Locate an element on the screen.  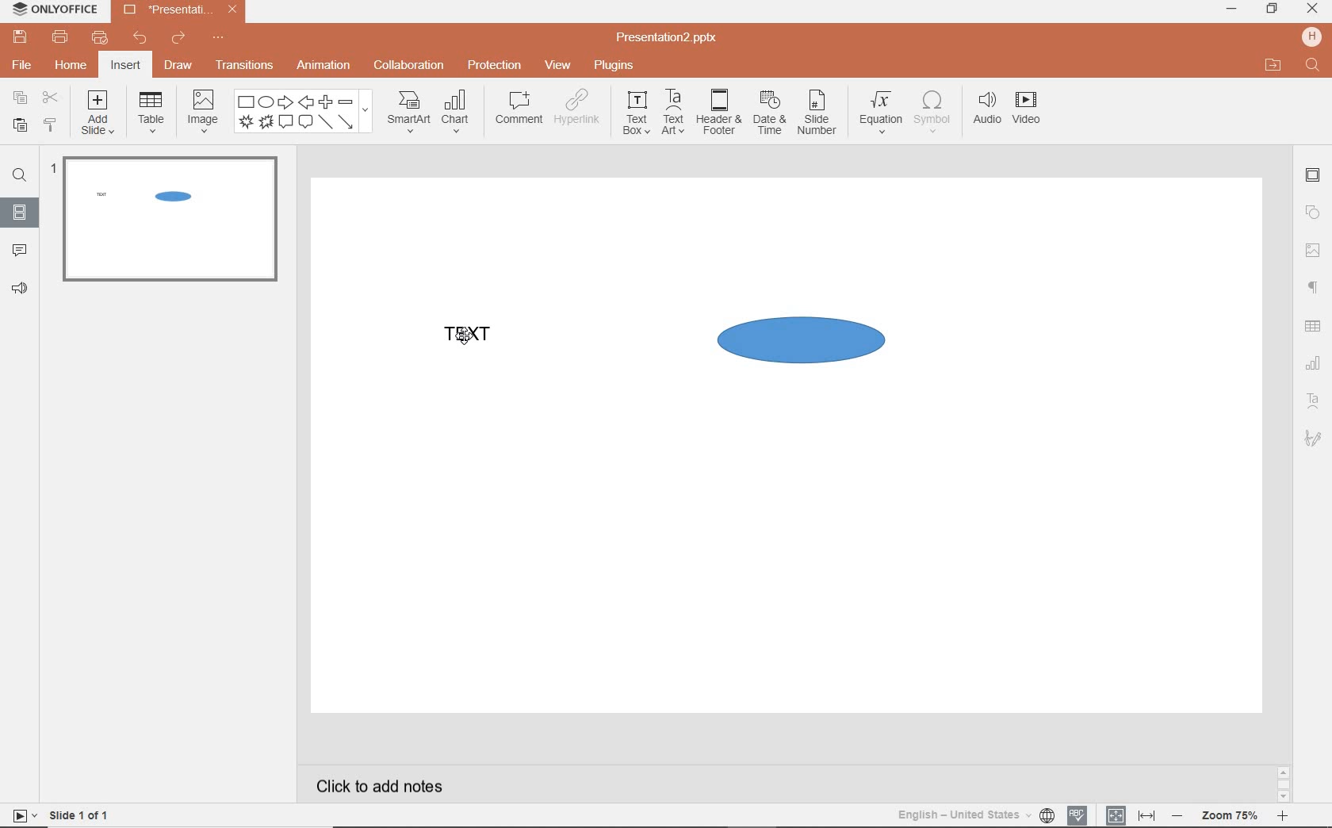
FIT TO SLIDE / FIT TO WIDTH is located at coordinates (1131, 814).